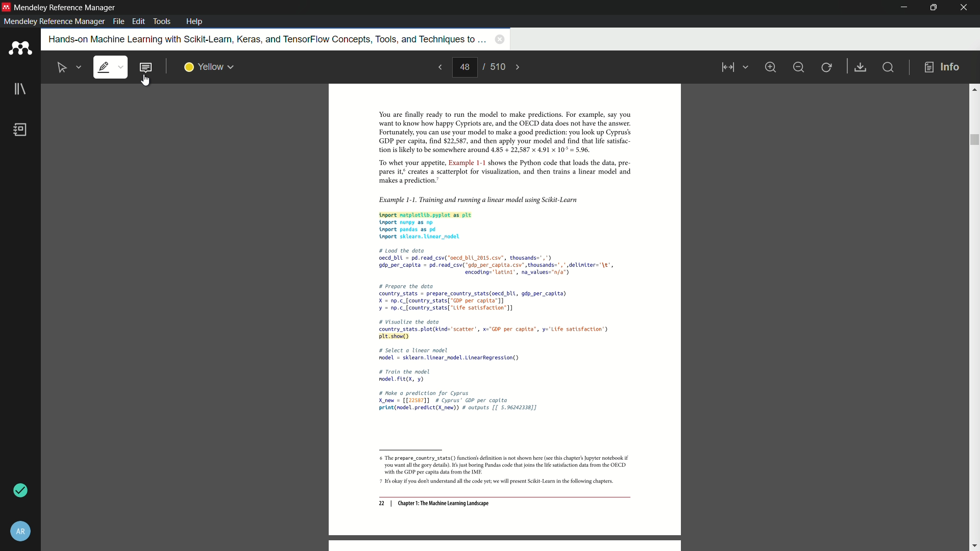 The height and width of the screenshot is (551, 980). What do you see at coordinates (161, 21) in the screenshot?
I see `tools menu` at bounding box center [161, 21].